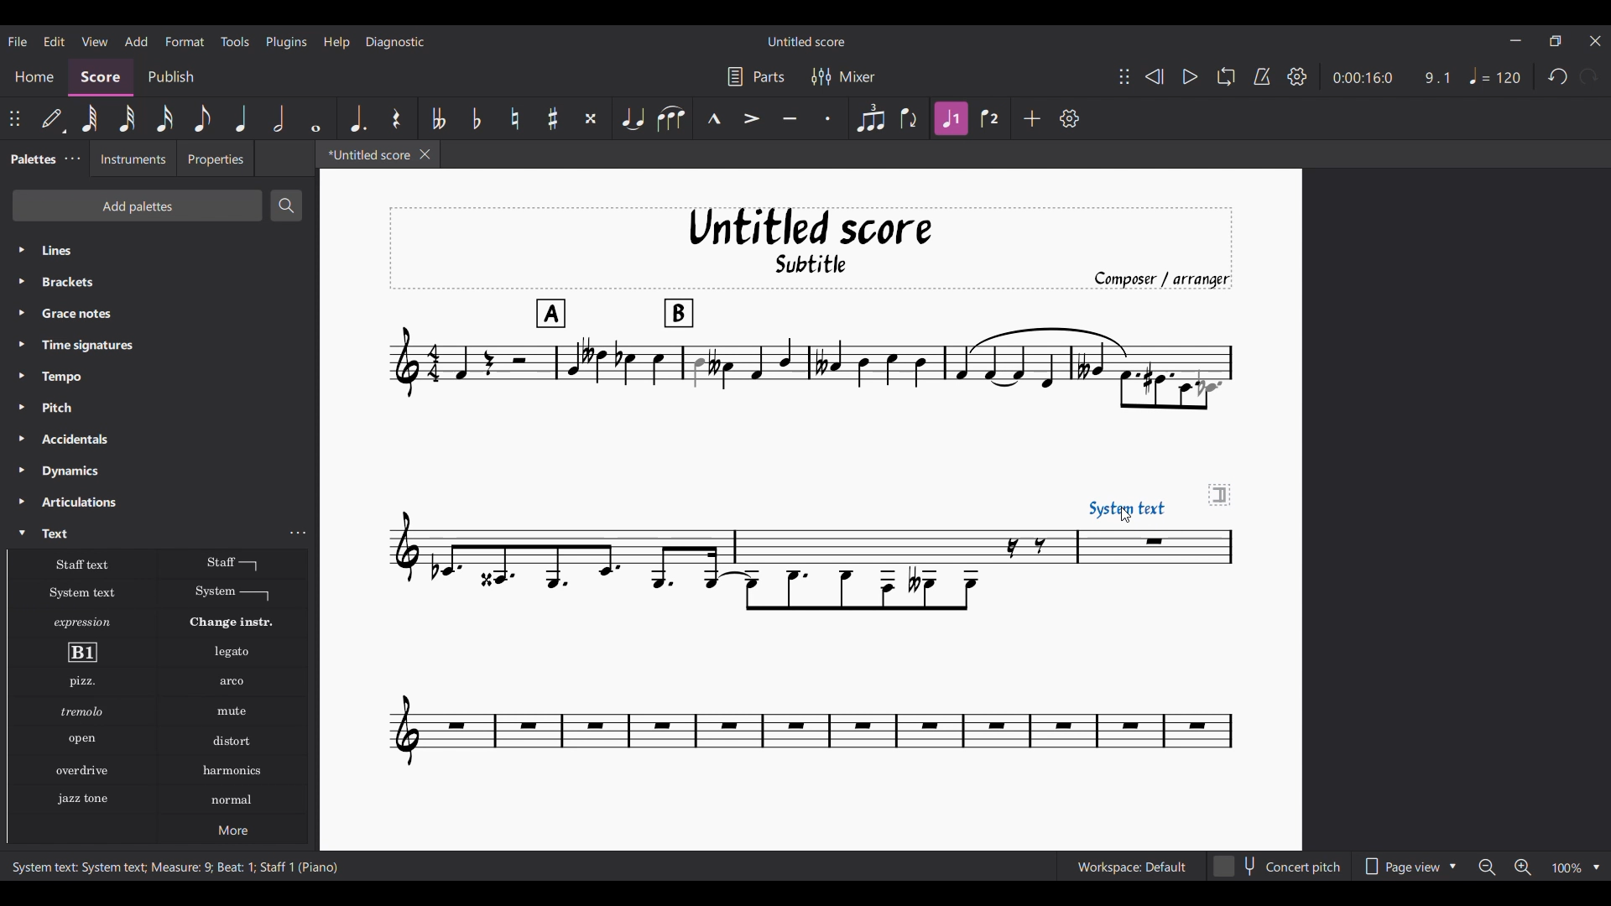 The width and height of the screenshot is (1611, 906). Describe the element at coordinates (137, 41) in the screenshot. I see `Add menu` at that location.